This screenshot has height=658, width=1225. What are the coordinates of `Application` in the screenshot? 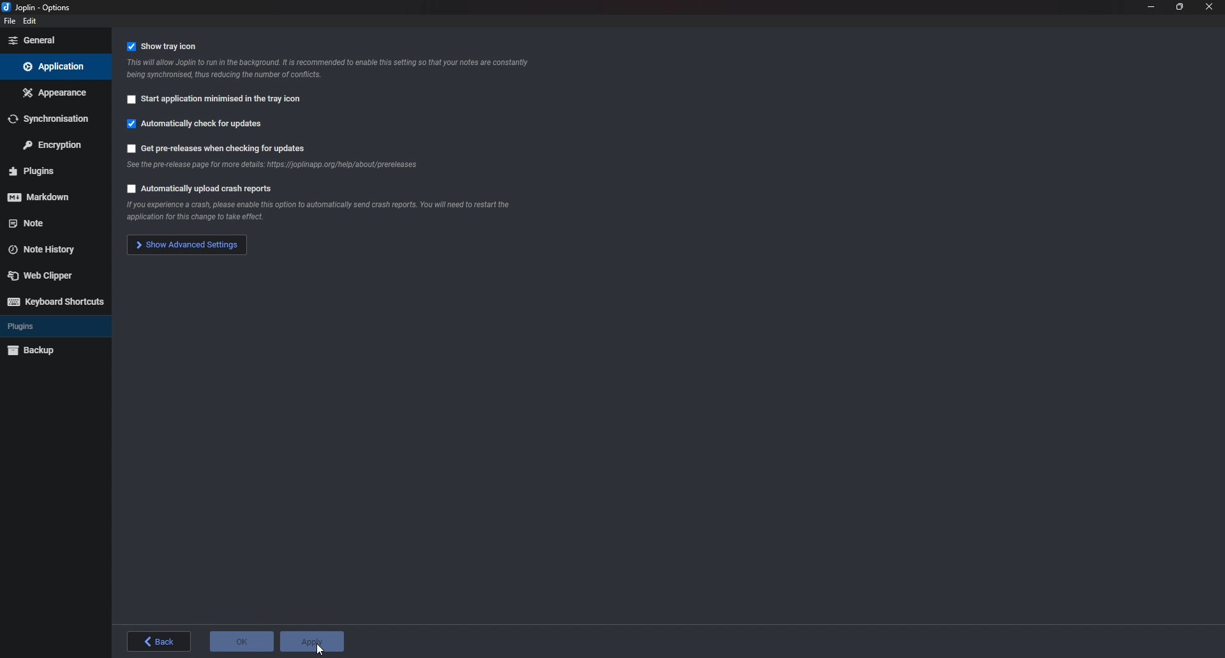 It's located at (55, 66).